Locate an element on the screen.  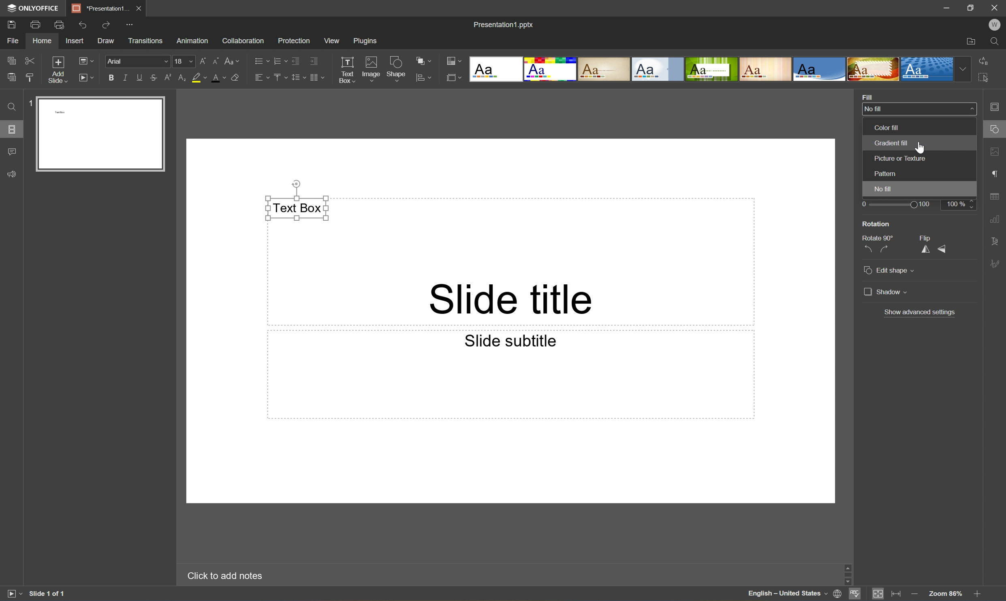
Click to add notes is located at coordinates (224, 577).